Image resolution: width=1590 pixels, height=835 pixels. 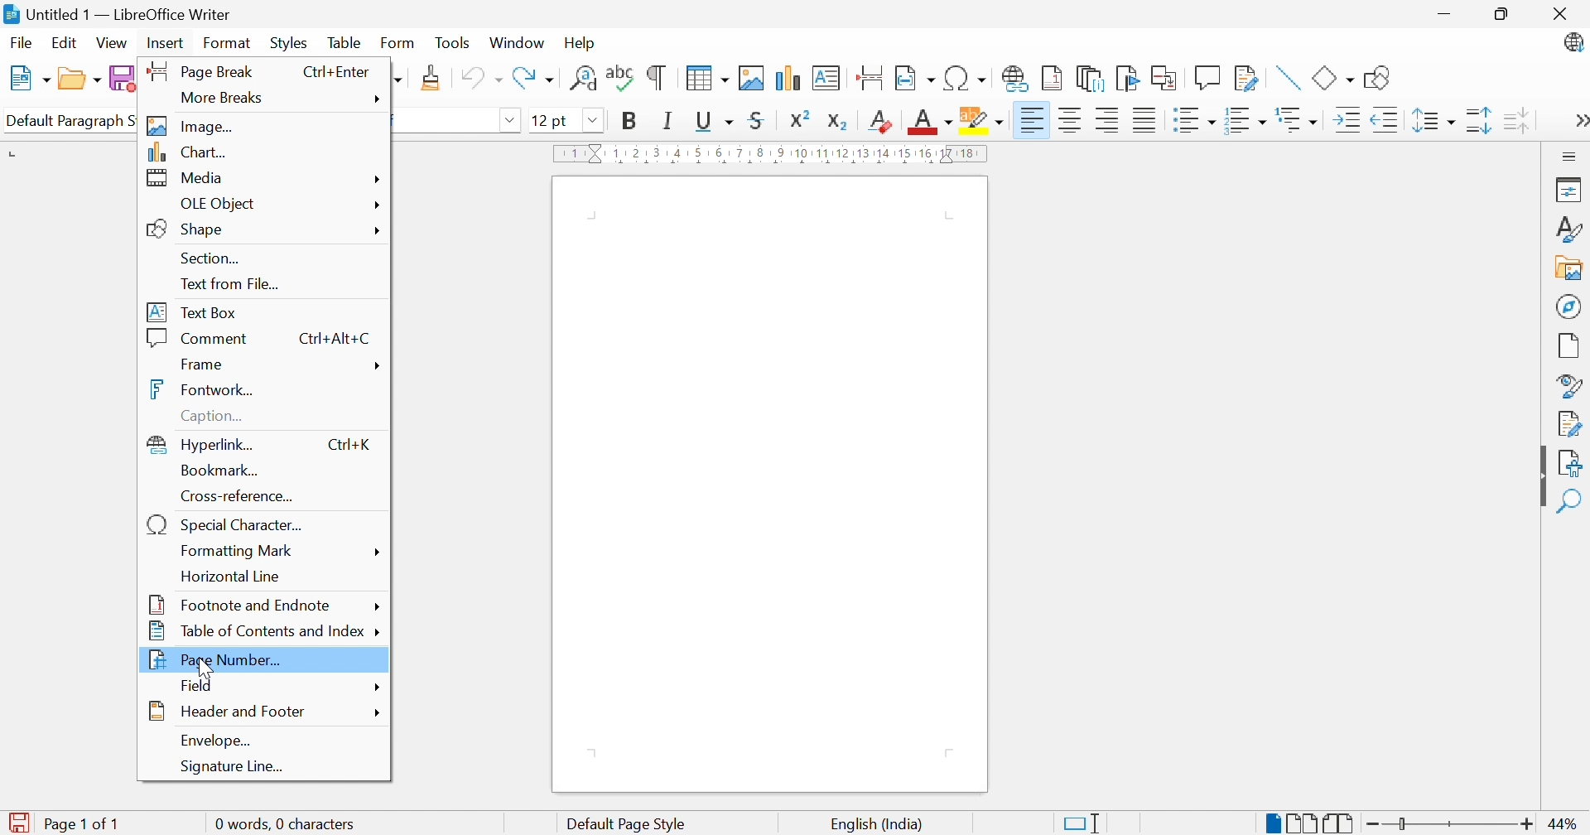 What do you see at coordinates (773, 154) in the screenshot?
I see `Ruler` at bounding box center [773, 154].